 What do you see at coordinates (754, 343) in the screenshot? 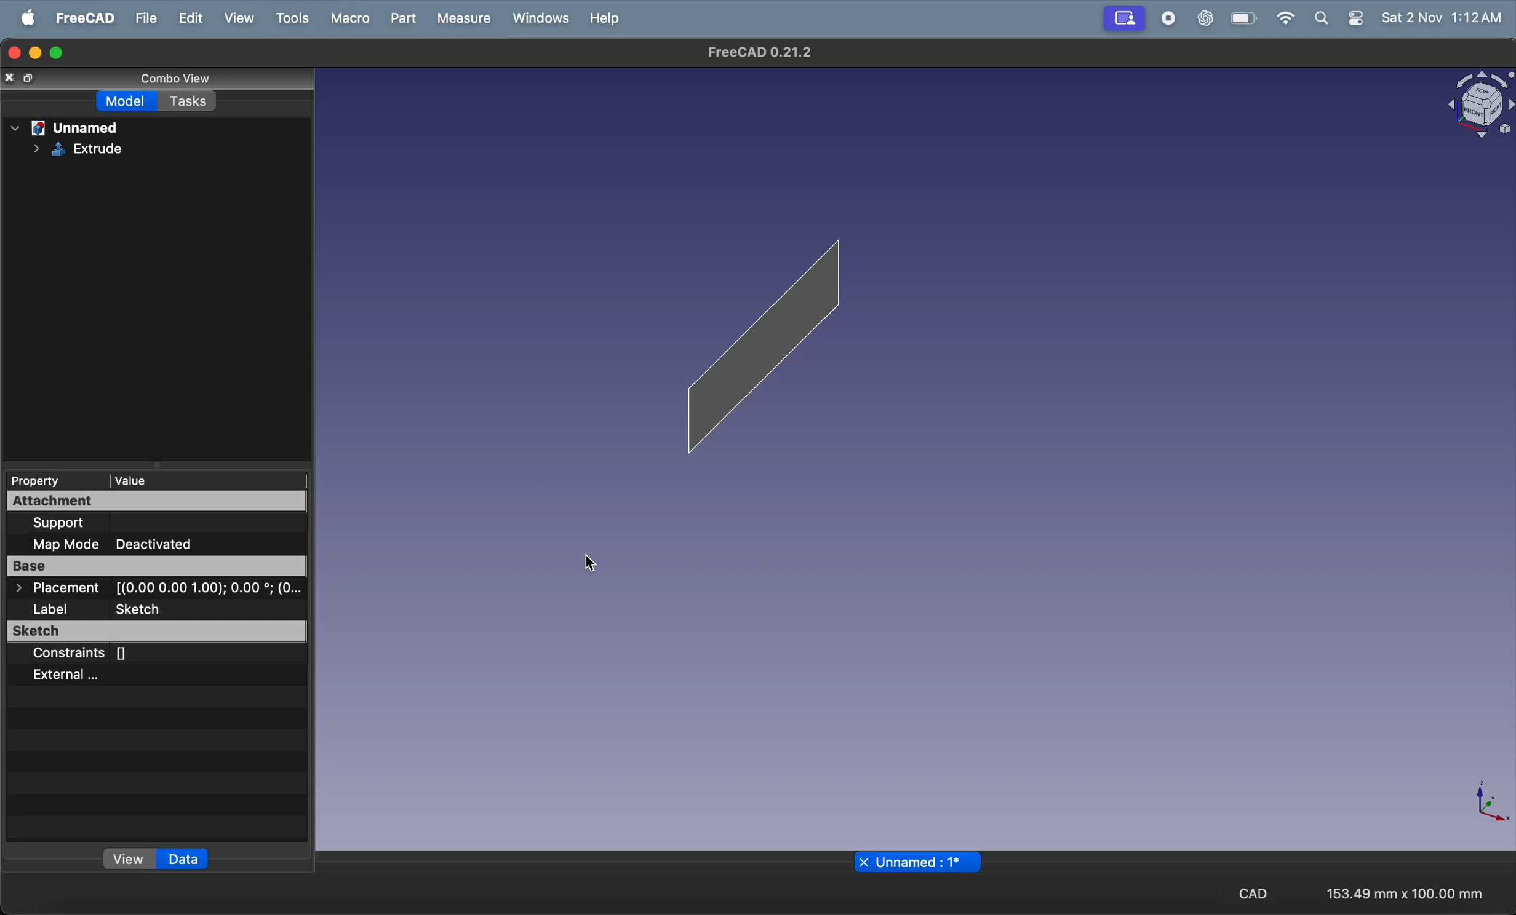
I see `beam` at bounding box center [754, 343].